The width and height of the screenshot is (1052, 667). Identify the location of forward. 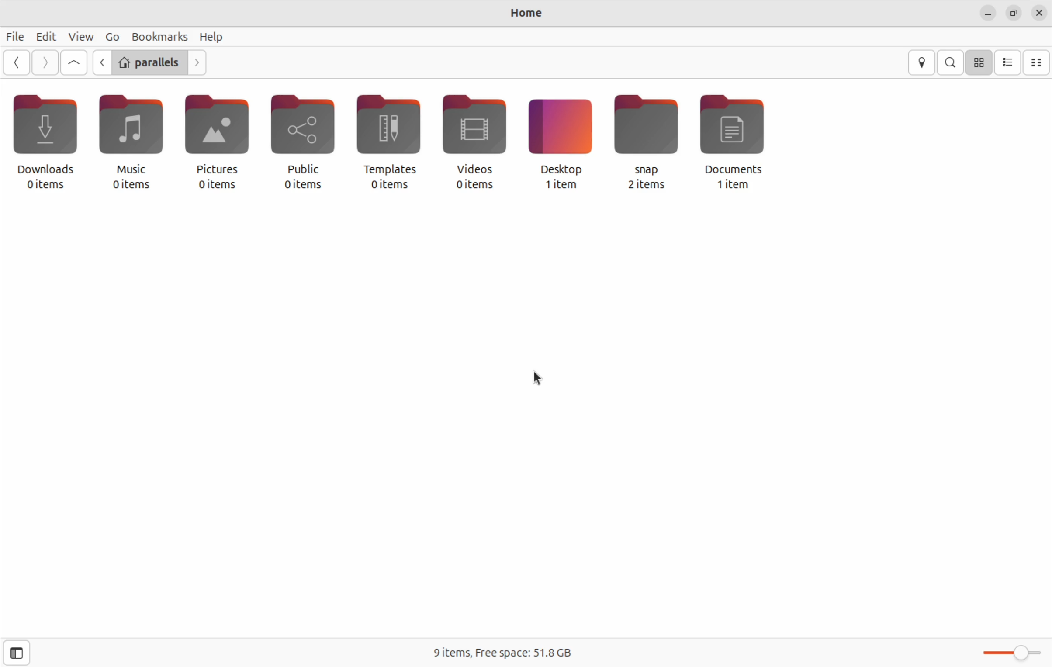
(196, 63).